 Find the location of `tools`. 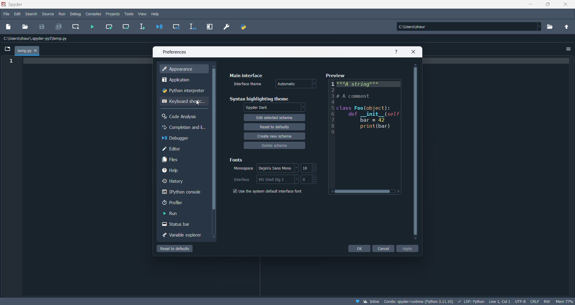

tools is located at coordinates (129, 14).